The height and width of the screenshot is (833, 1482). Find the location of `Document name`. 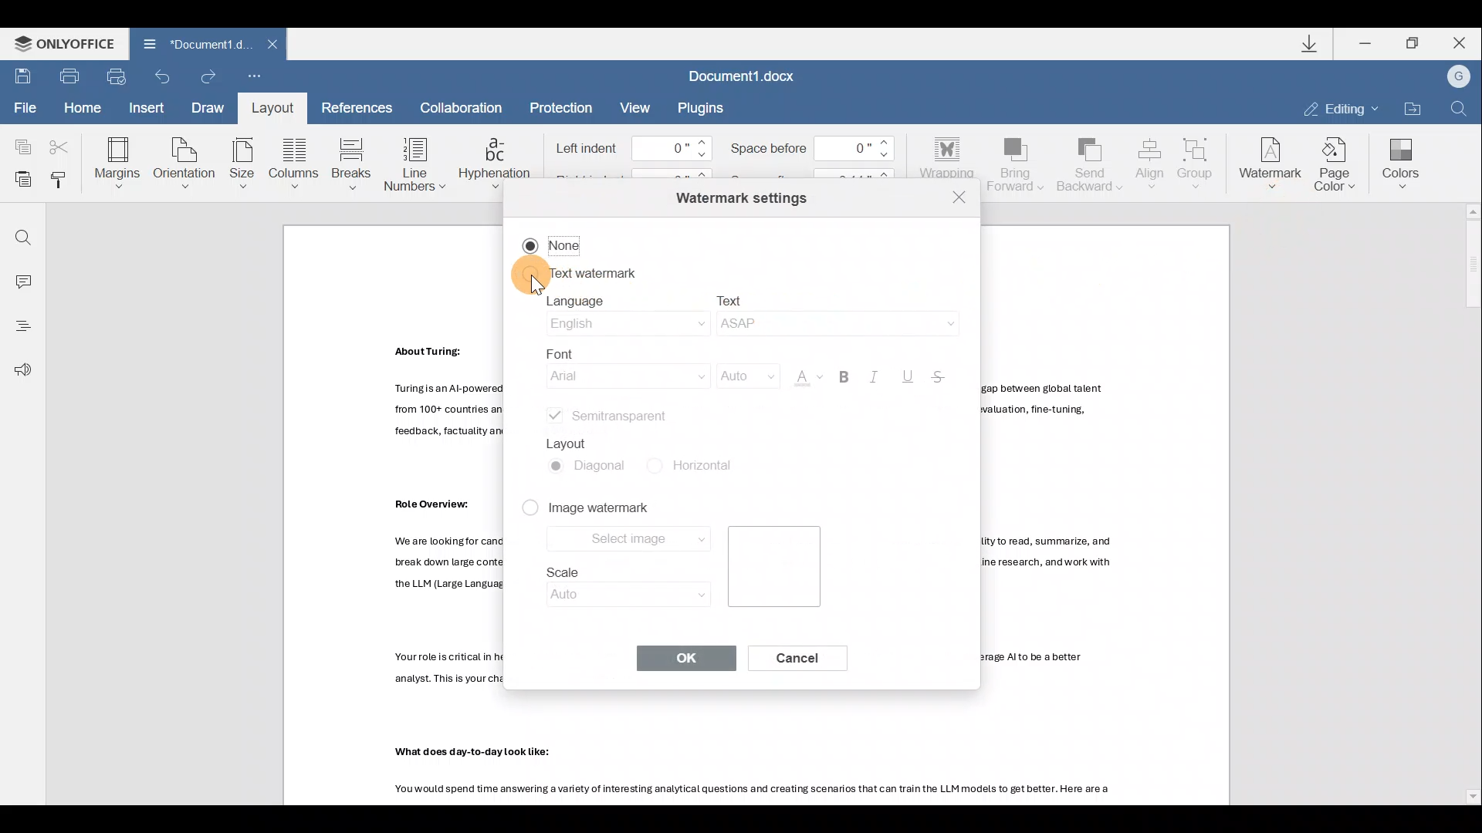

Document name is located at coordinates (191, 42).